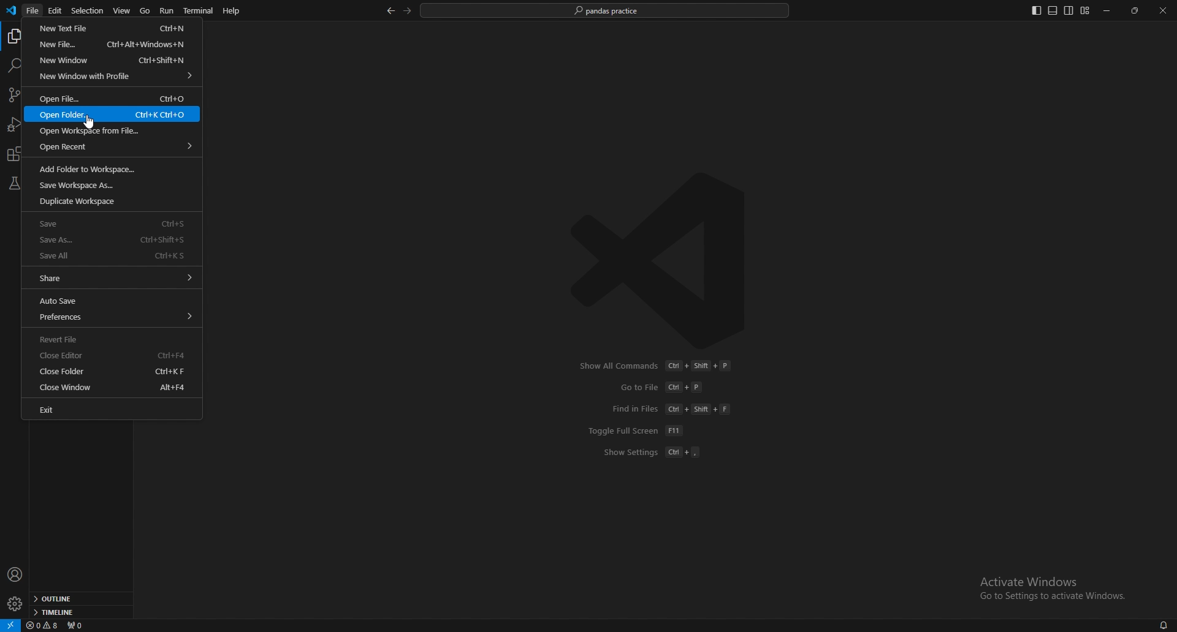 The width and height of the screenshot is (1177, 632). Describe the element at coordinates (112, 239) in the screenshot. I see `save as` at that location.